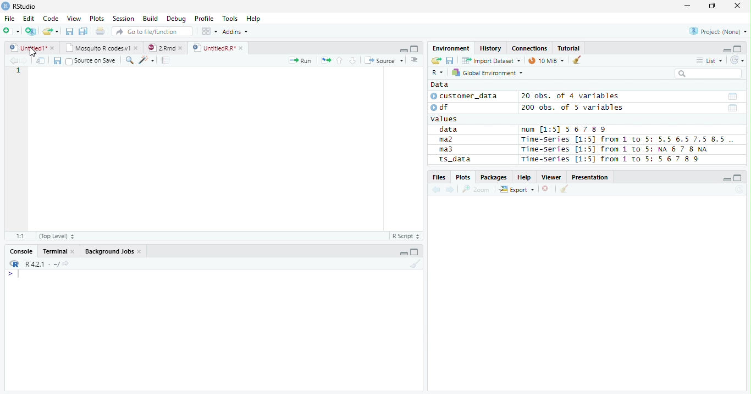 Image resolution: width=751 pixels, height=394 pixels. Describe the element at coordinates (738, 49) in the screenshot. I see `Maximize` at that location.